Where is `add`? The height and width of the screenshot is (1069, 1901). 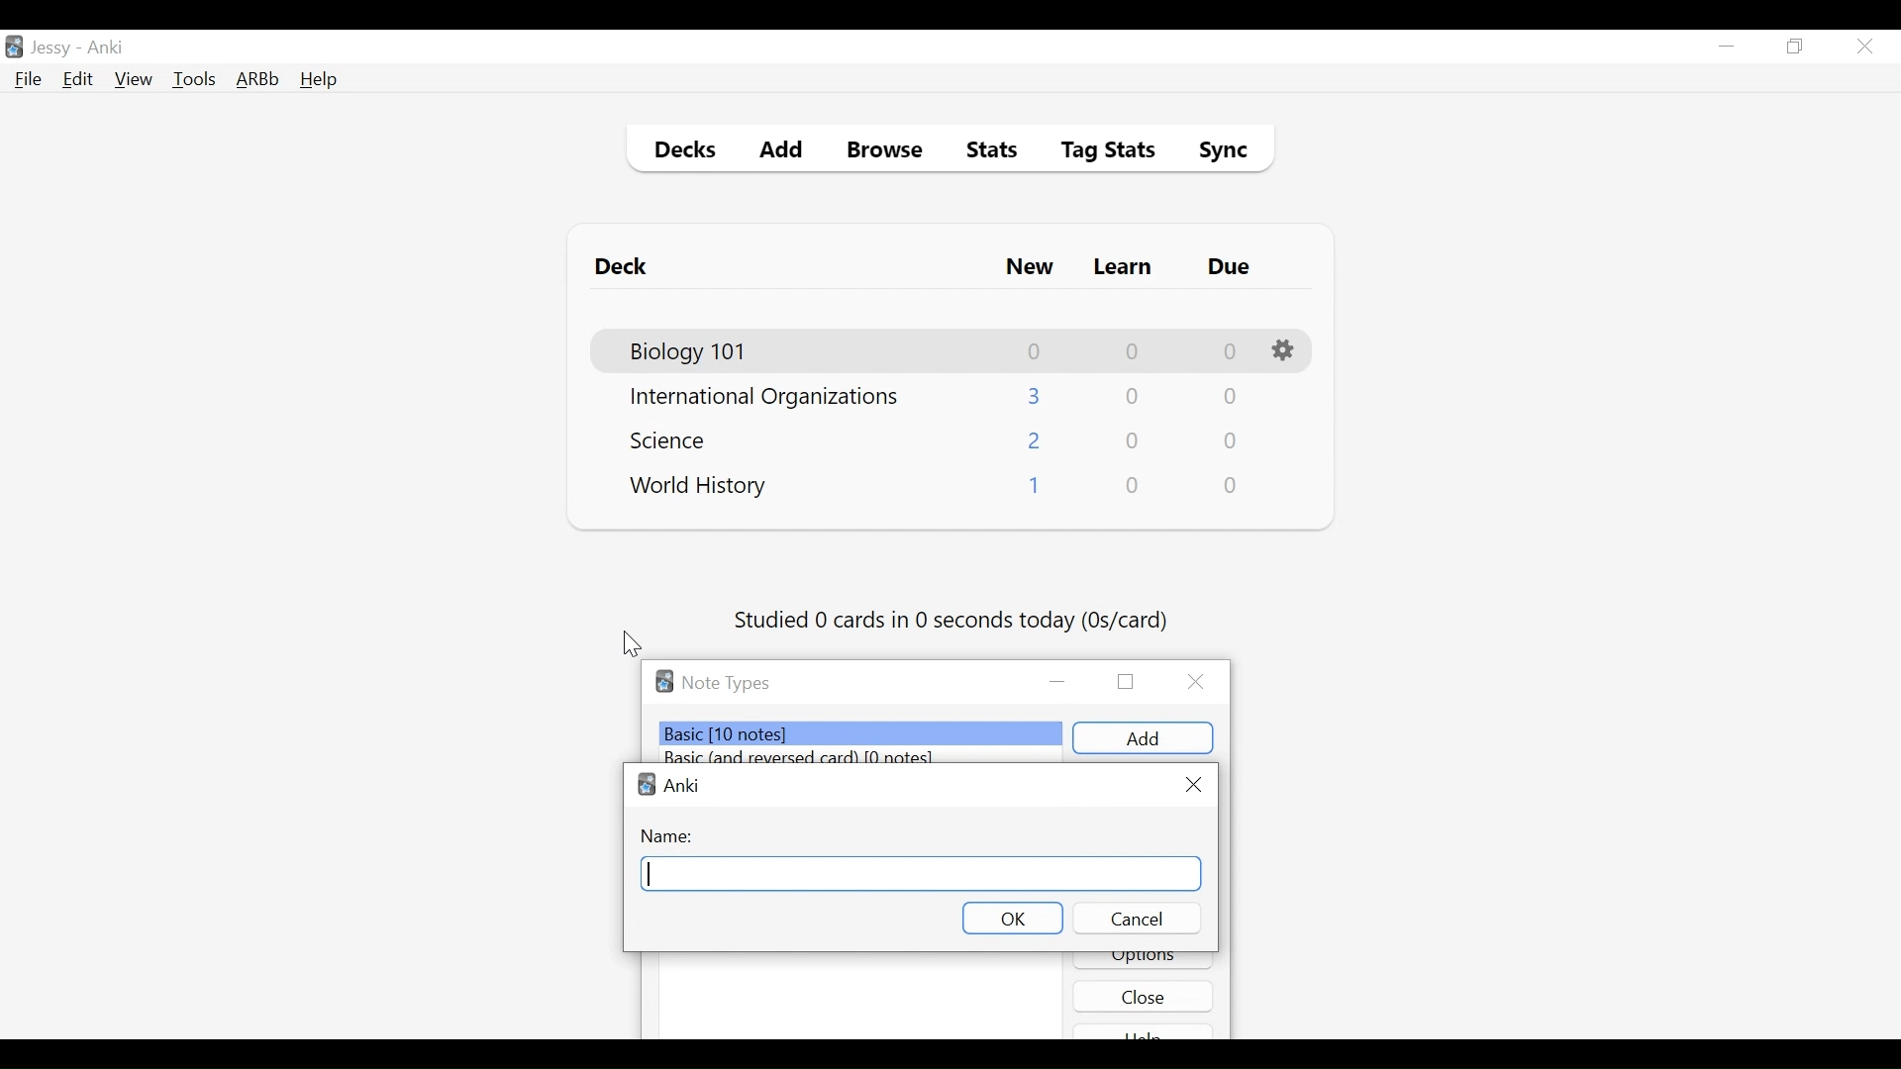 add is located at coordinates (1143, 738).